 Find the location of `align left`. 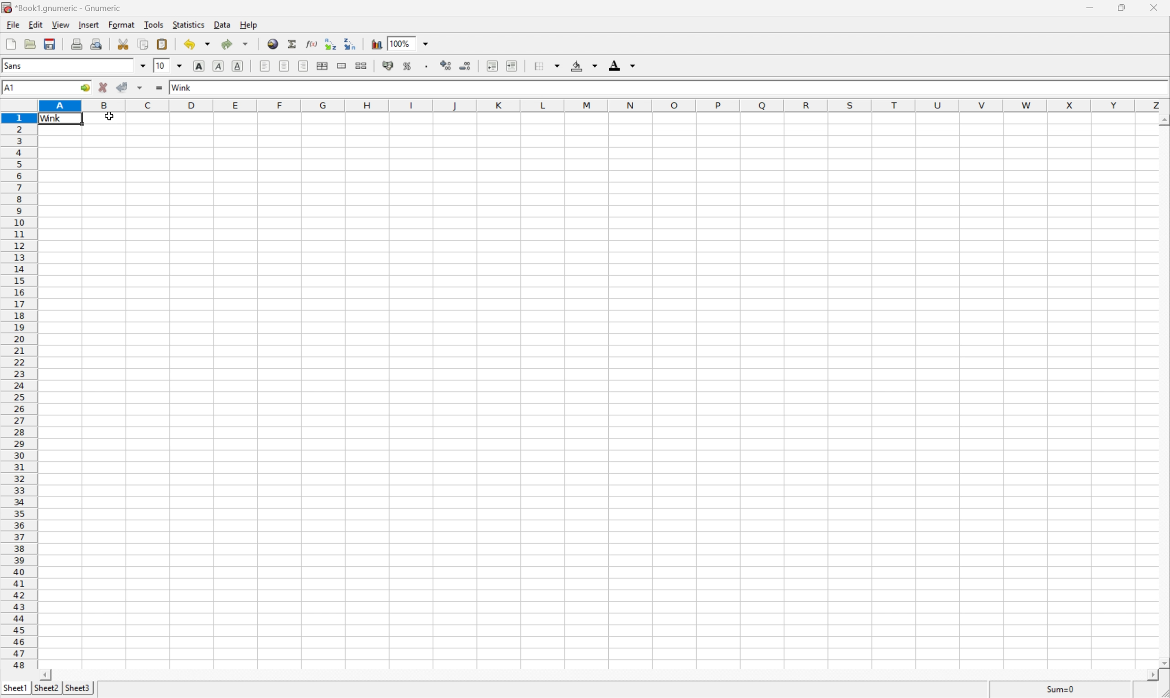

align left is located at coordinates (266, 66).